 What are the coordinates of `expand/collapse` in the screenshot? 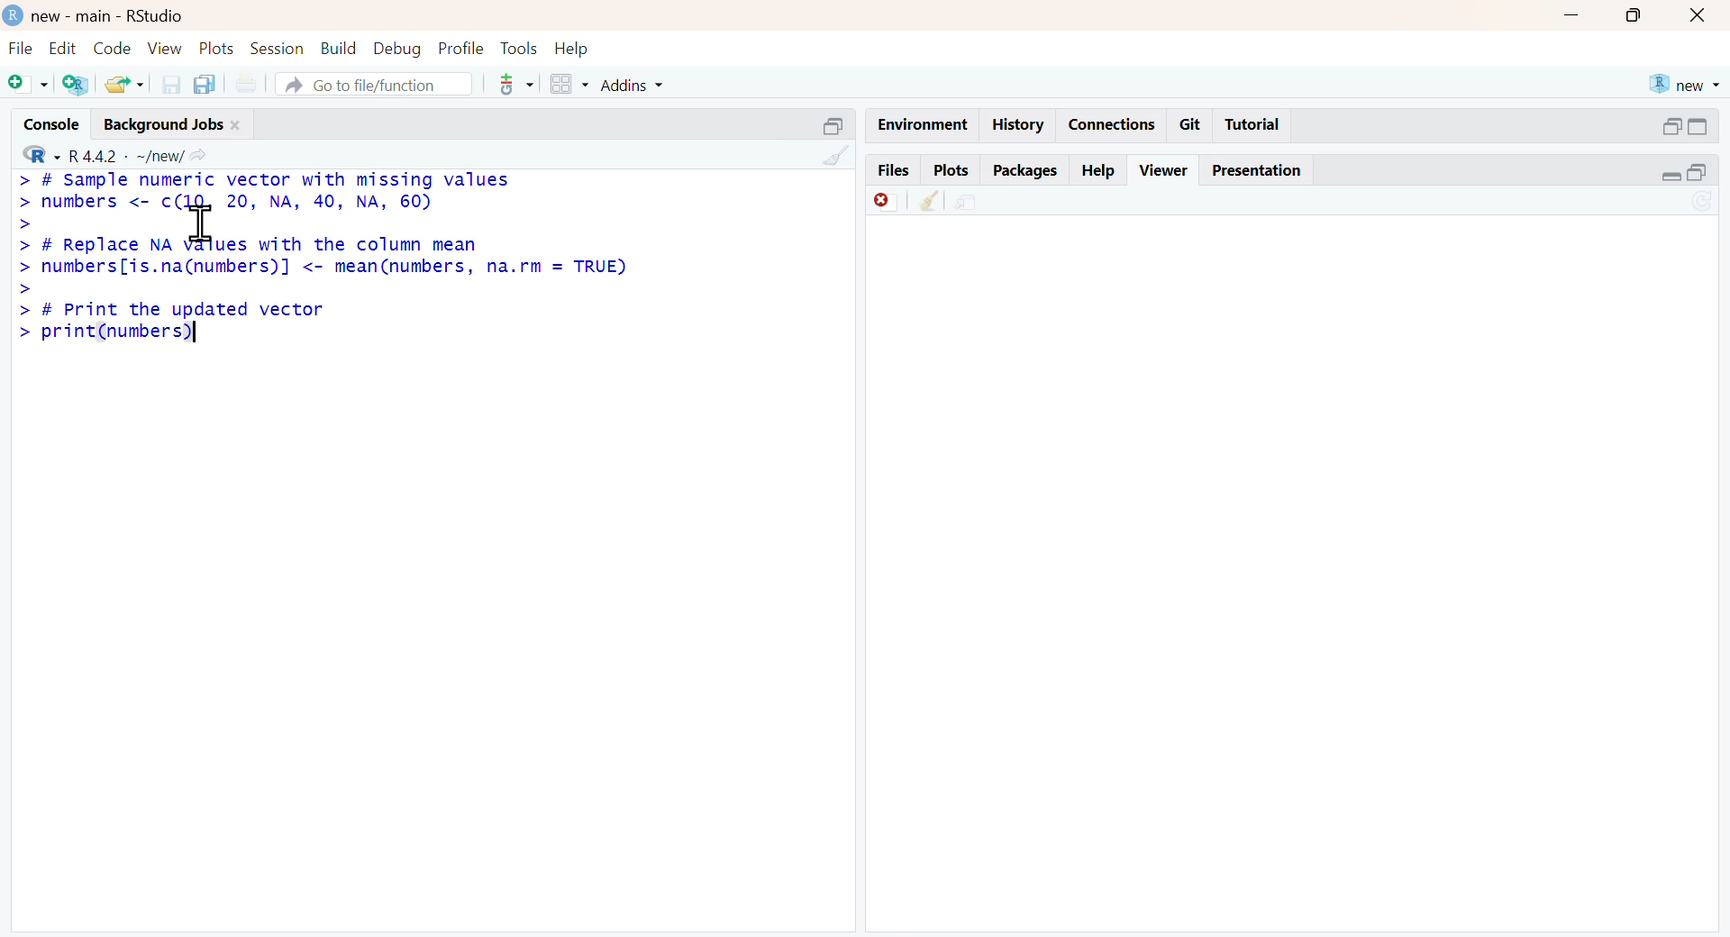 It's located at (1698, 126).